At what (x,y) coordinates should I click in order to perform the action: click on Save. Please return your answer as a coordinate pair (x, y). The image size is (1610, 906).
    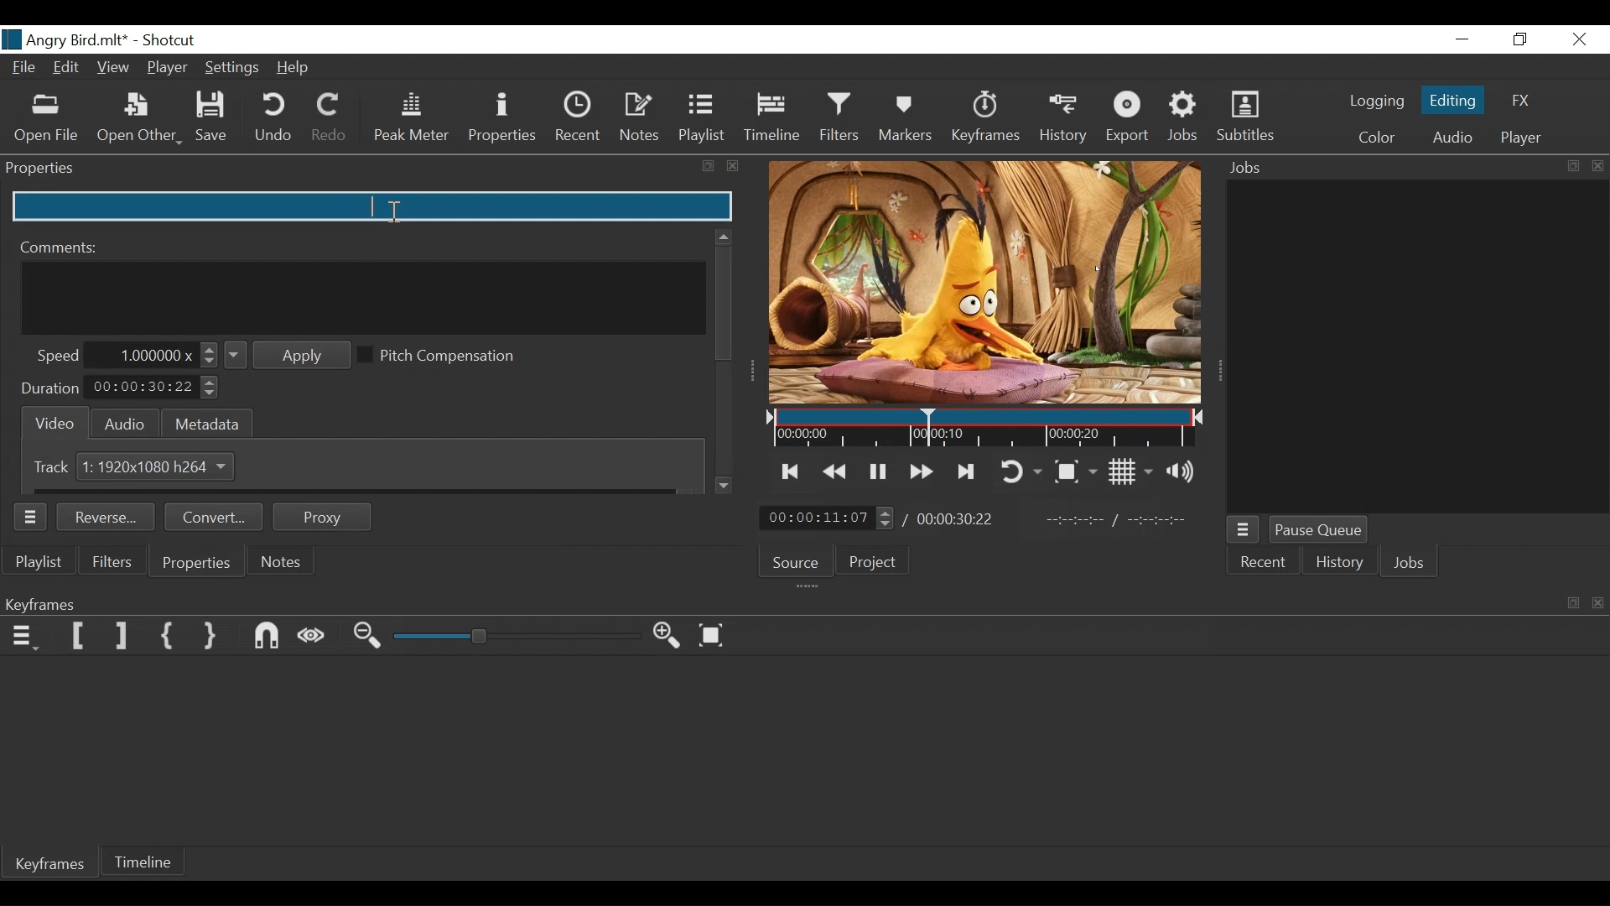
    Looking at the image, I should click on (214, 119).